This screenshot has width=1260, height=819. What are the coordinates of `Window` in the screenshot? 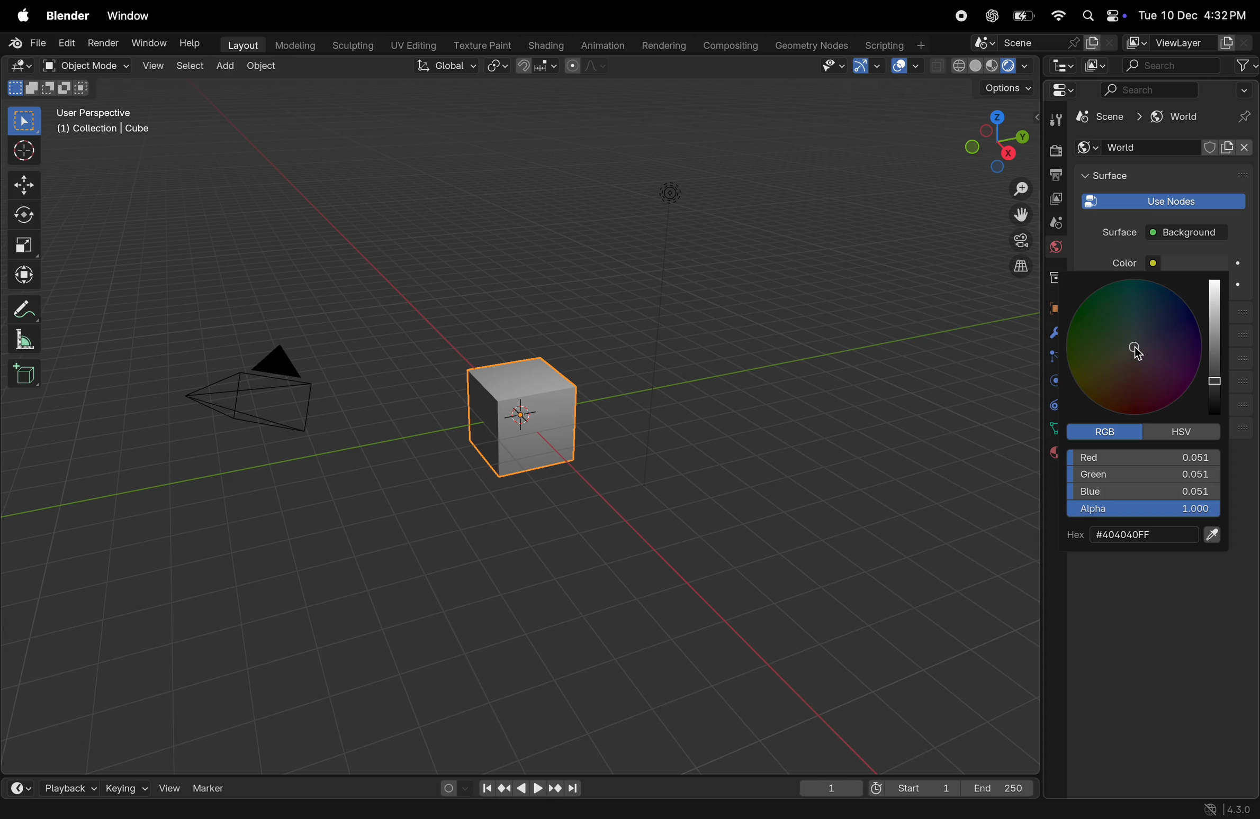 It's located at (148, 43).